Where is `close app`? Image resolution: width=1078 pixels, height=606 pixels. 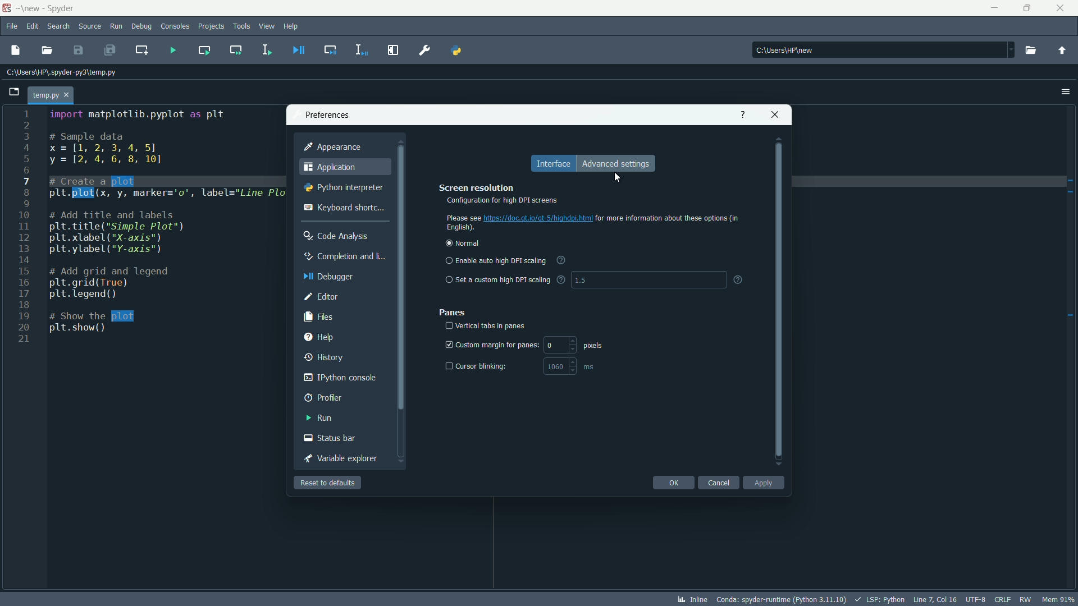
close app is located at coordinates (1062, 8).